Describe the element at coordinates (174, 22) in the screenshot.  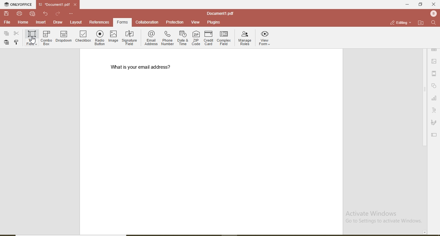
I see `protection` at that location.